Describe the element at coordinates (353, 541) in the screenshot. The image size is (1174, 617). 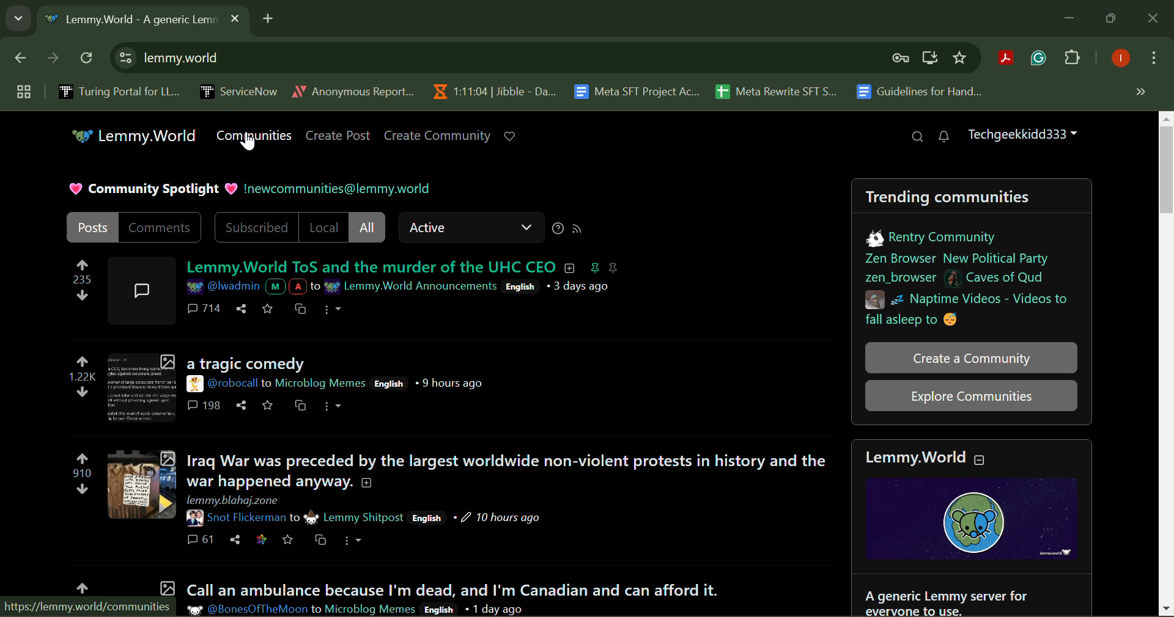
I see `More Options` at that location.